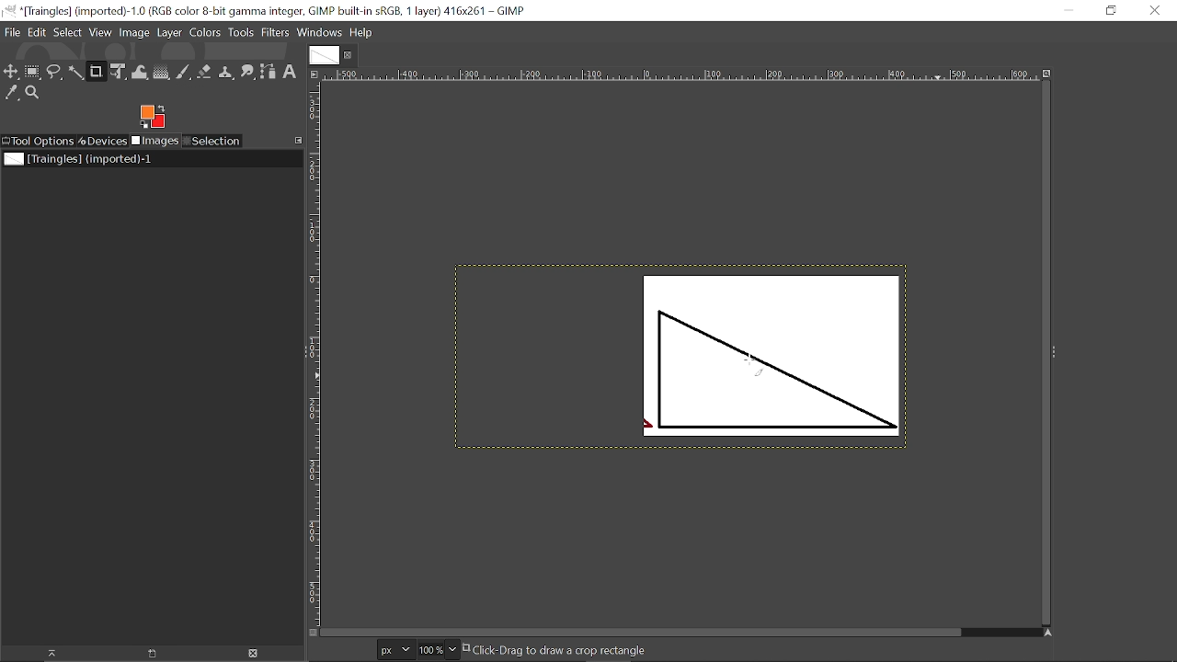  What do you see at coordinates (258, 654) in the screenshot?
I see `Delete image` at bounding box center [258, 654].